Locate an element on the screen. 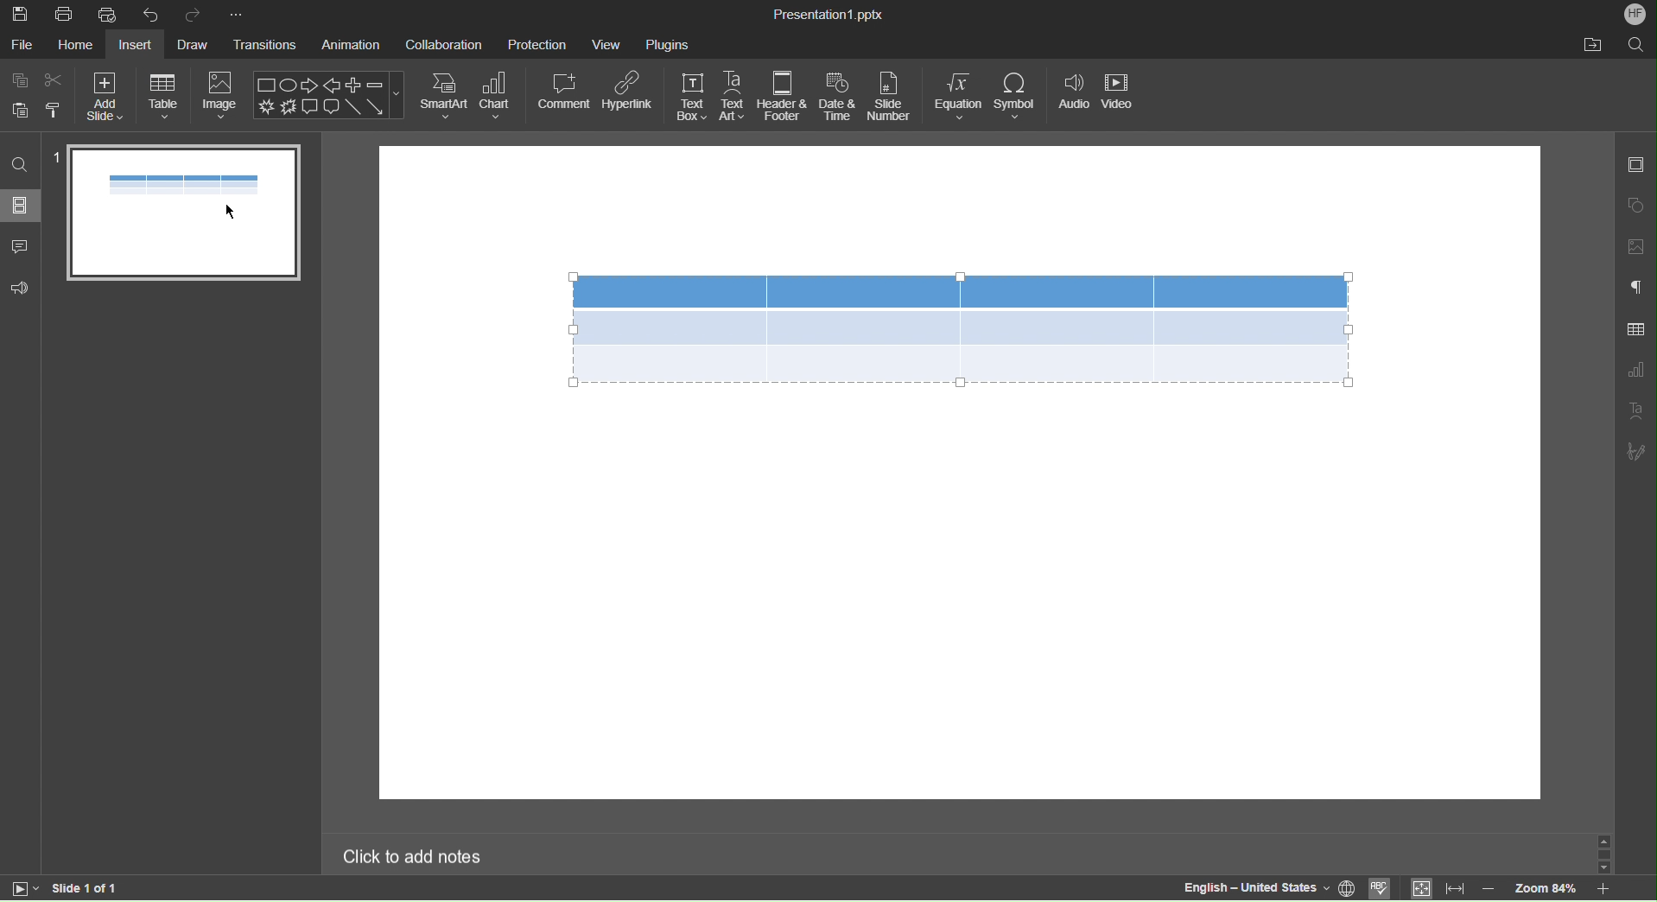 The height and width of the screenshot is (902, 1657). Search is located at coordinates (1638, 45).